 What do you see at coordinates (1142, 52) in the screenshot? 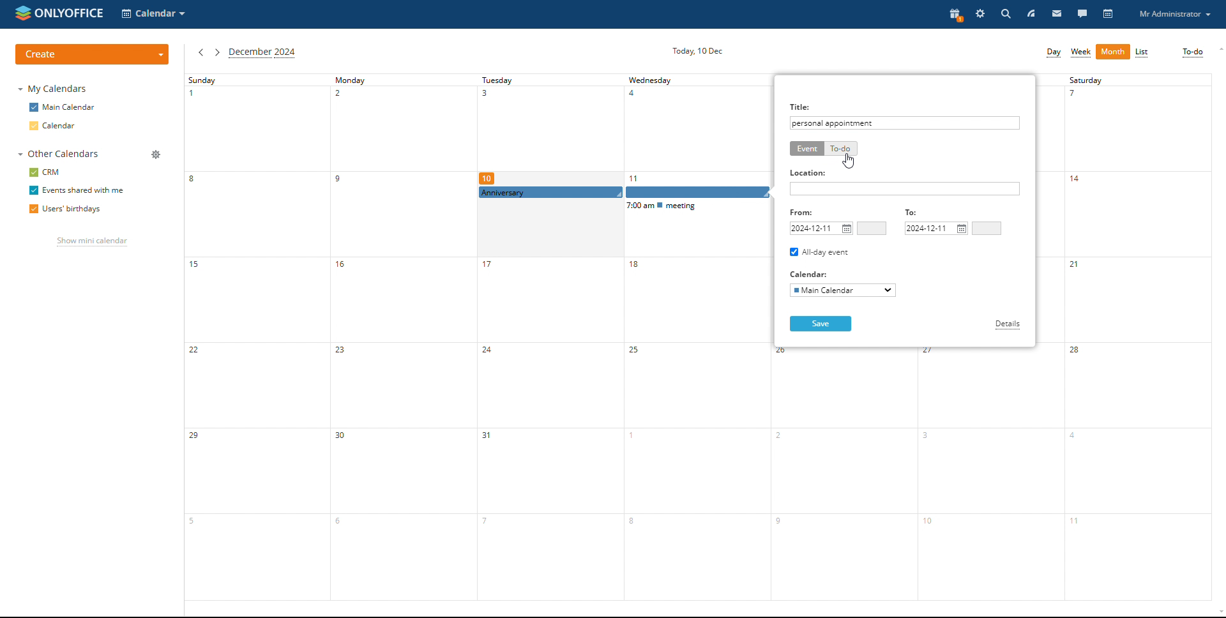
I see `list view` at bounding box center [1142, 52].